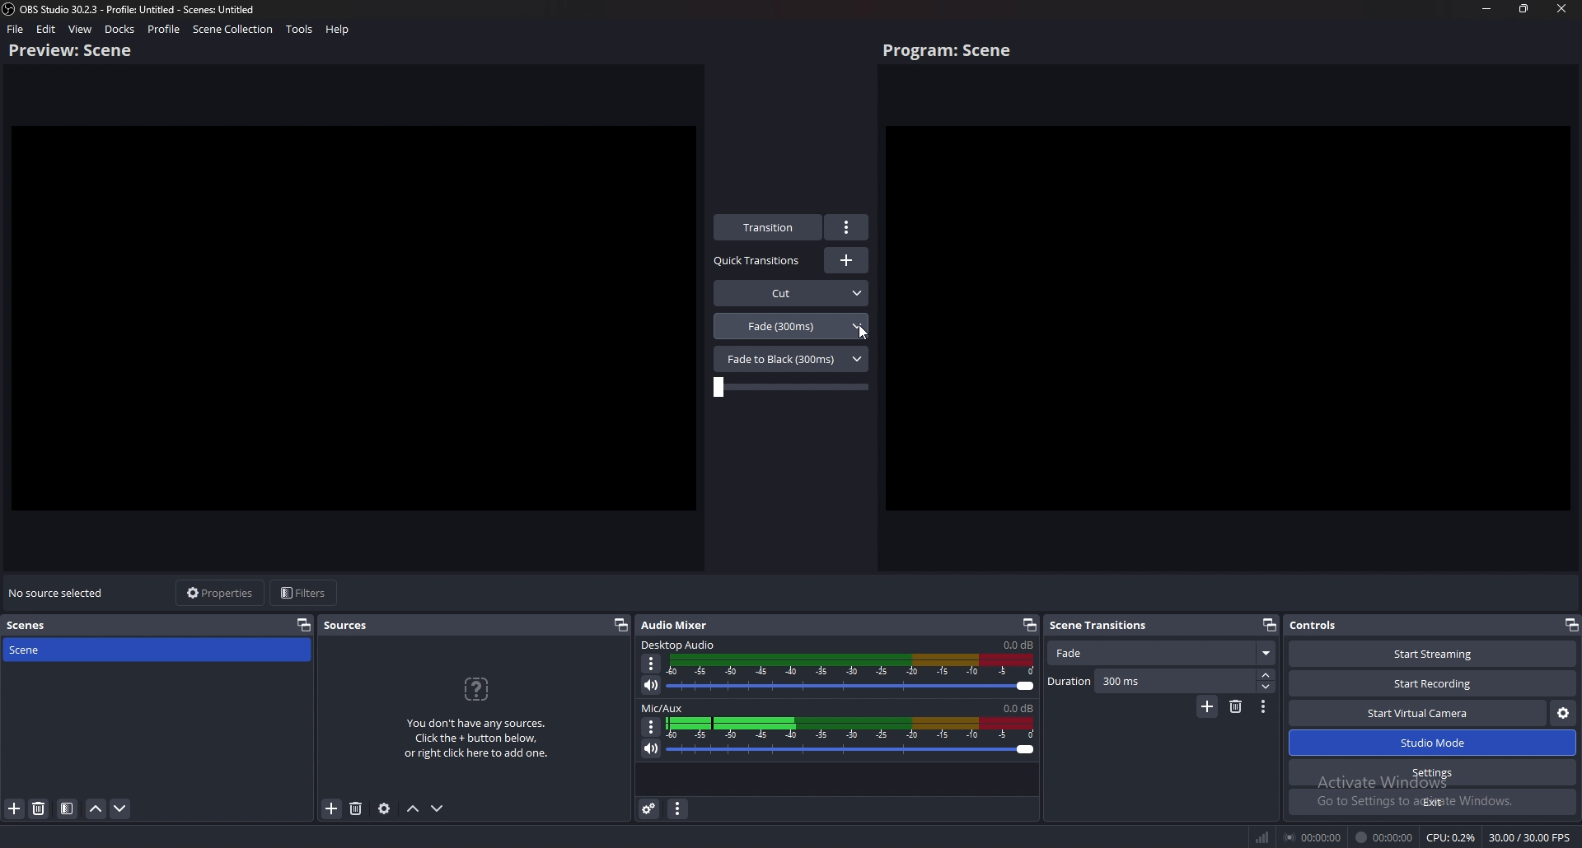 The height and width of the screenshot is (848, 1582). What do you see at coordinates (68, 809) in the screenshot?
I see `filter` at bounding box center [68, 809].